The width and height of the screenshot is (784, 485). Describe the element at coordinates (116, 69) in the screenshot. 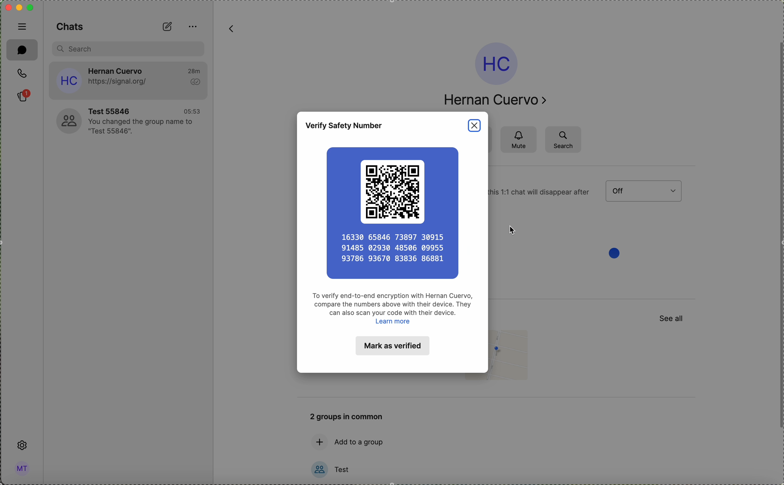

I see `Hernan Cuervo ` at that location.